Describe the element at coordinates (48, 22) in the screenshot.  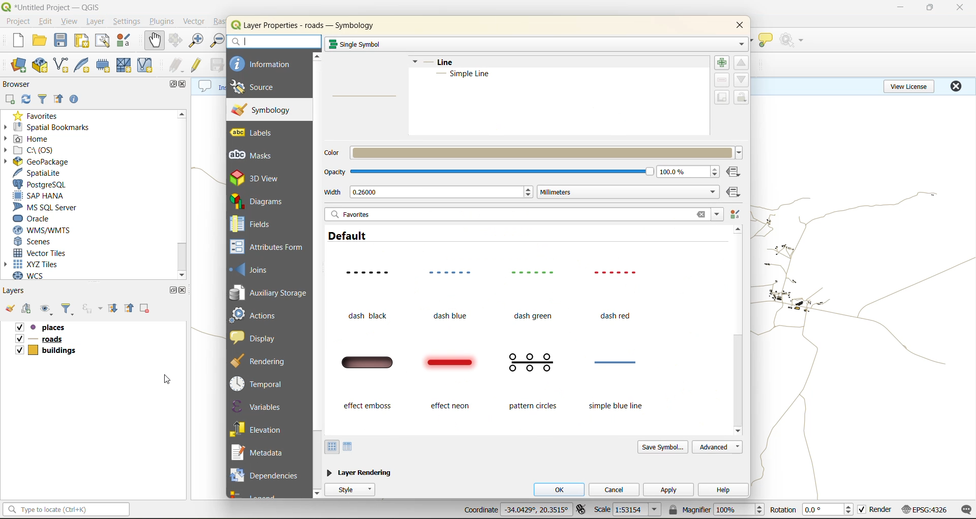
I see `edit` at that location.